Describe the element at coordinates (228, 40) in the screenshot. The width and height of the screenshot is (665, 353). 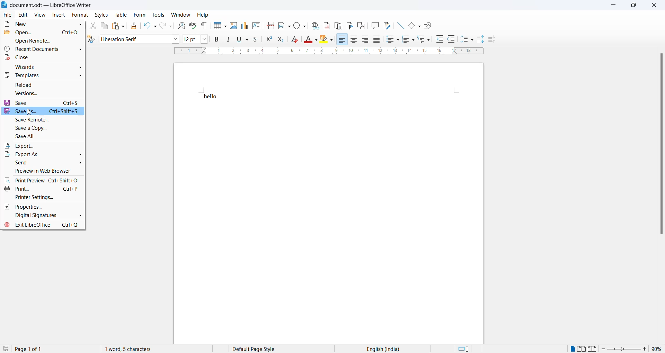
I see `Italic` at that location.